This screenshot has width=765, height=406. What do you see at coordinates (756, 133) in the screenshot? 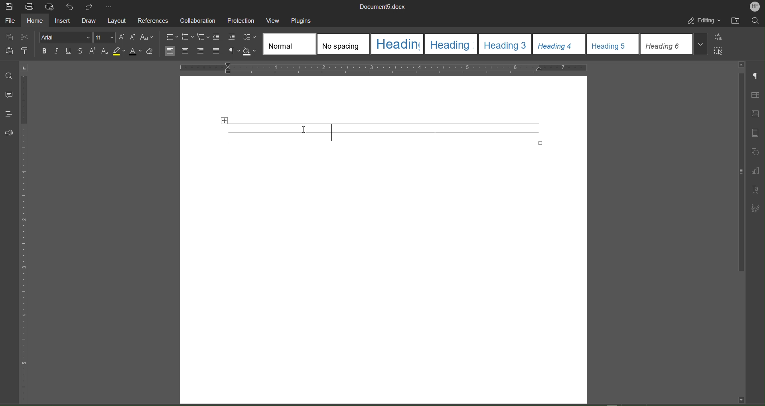
I see `Header and Footer` at bounding box center [756, 133].